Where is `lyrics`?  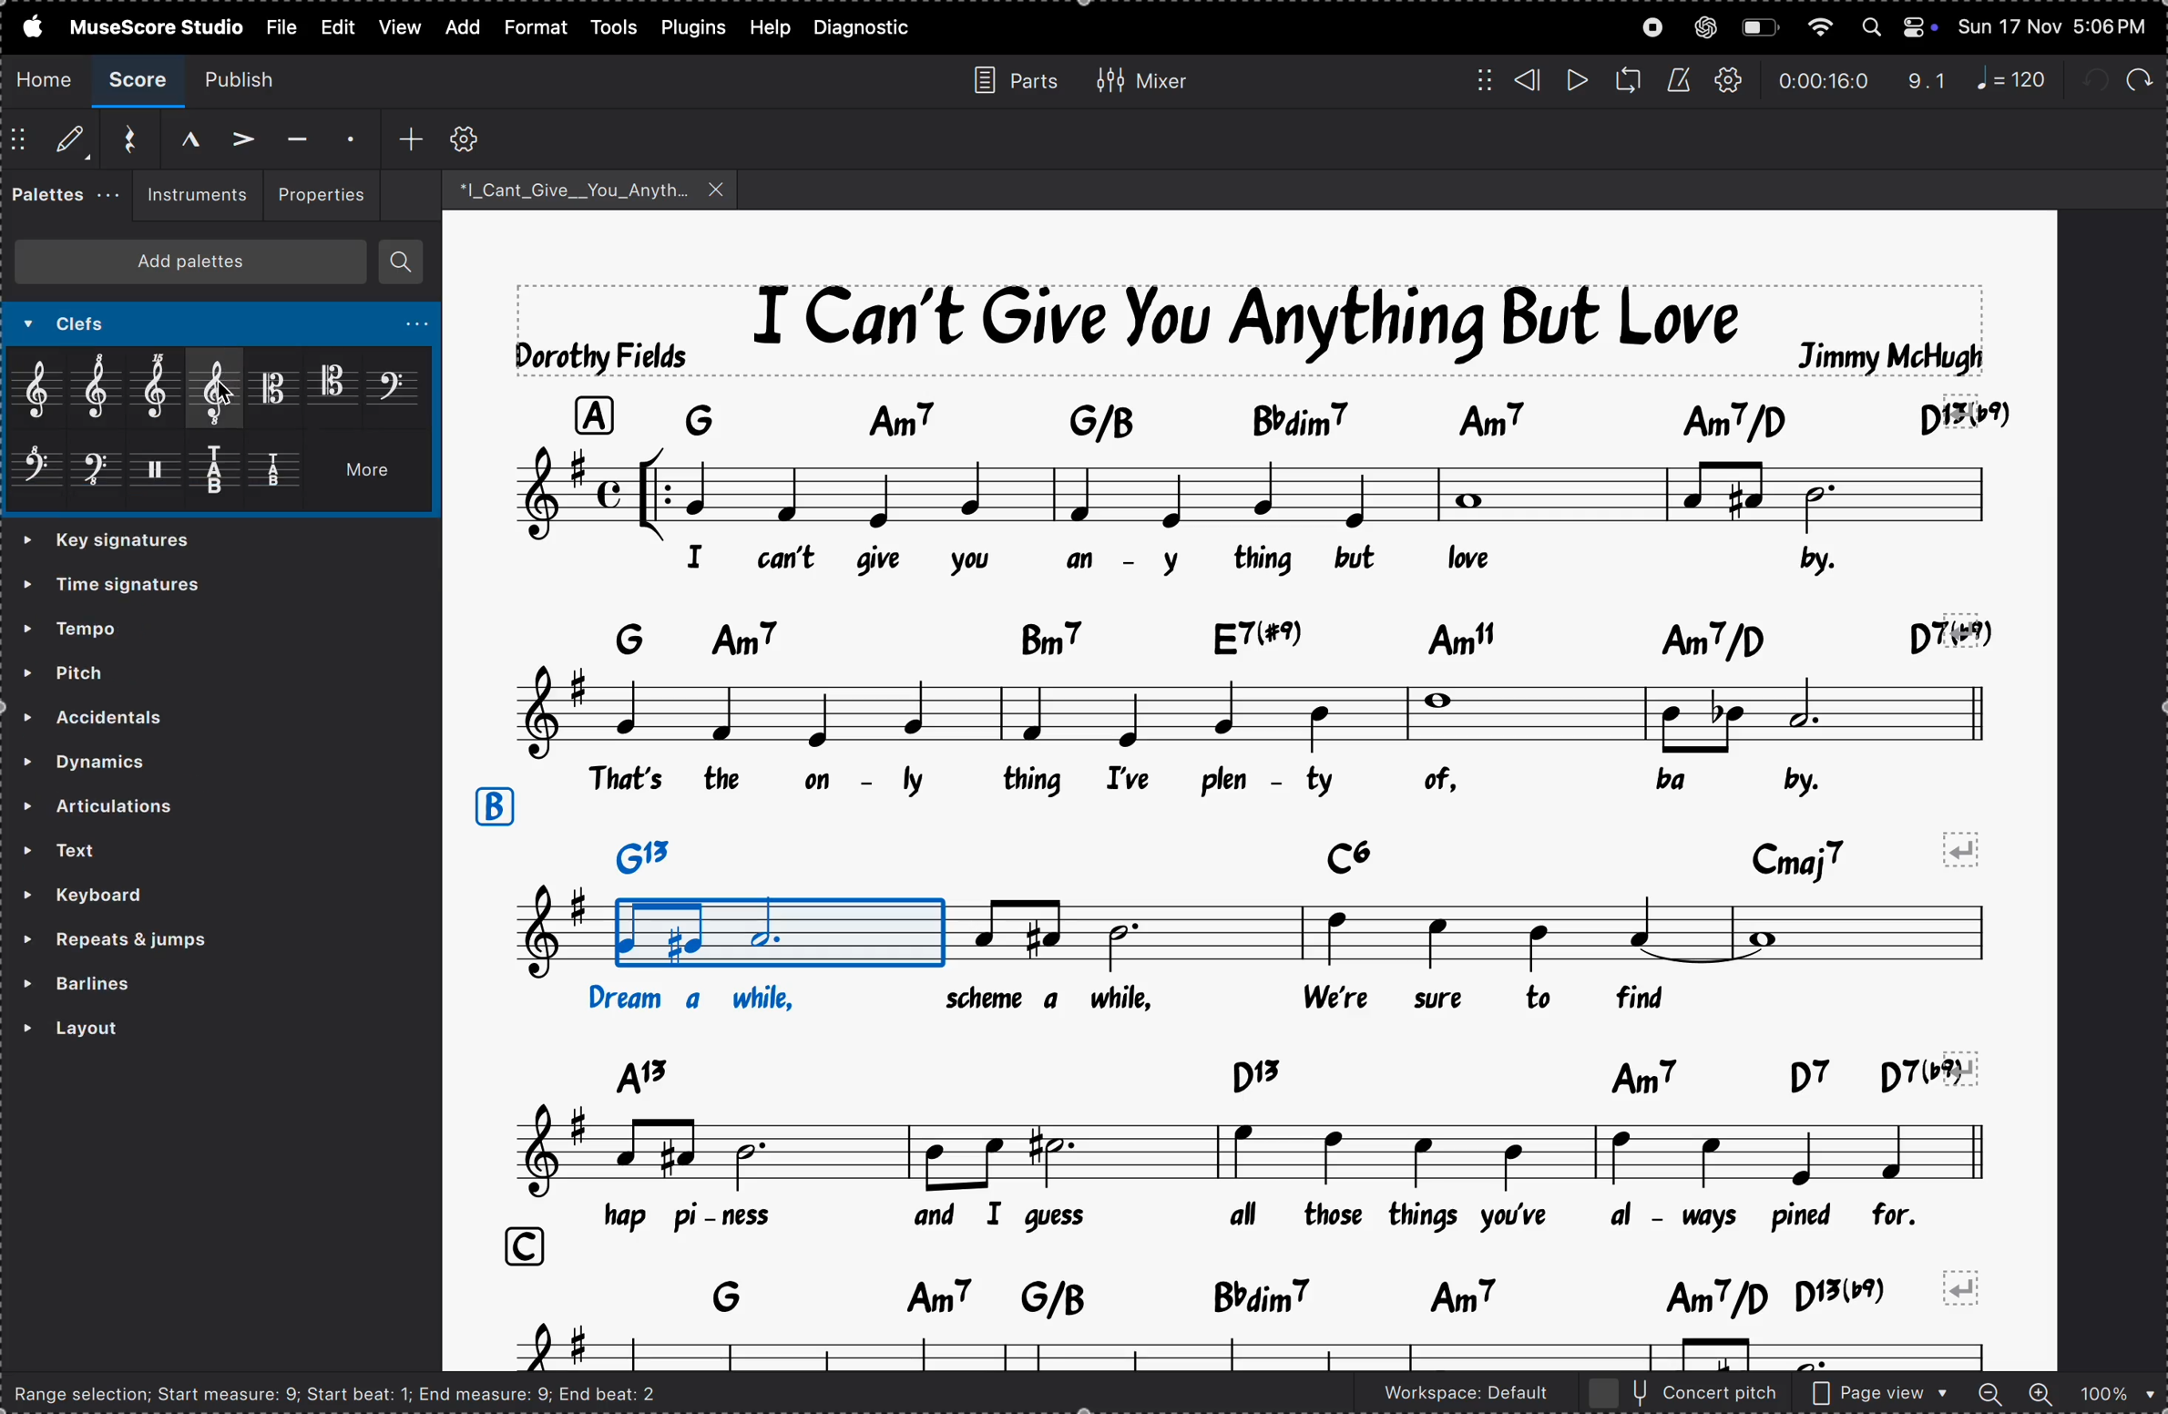
lyrics is located at coordinates (1156, 999).